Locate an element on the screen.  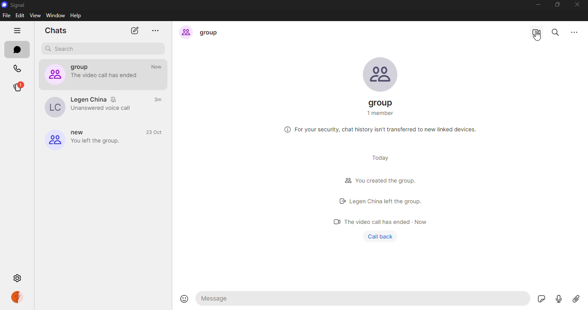
The video call has ended - Now is located at coordinates (387, 222).